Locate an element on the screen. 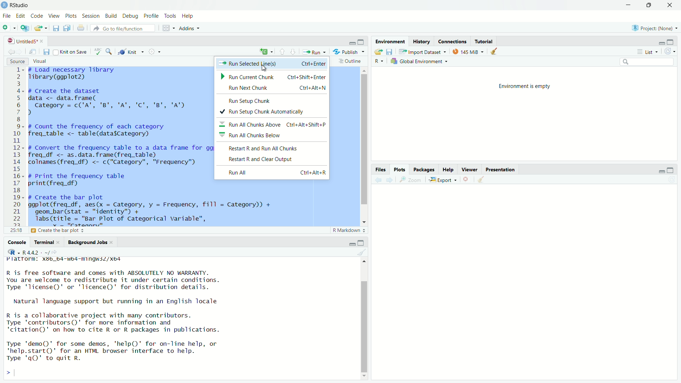 This screenshot has width=681, height=383. insert new code chunk is located at coordinates (265, 52).